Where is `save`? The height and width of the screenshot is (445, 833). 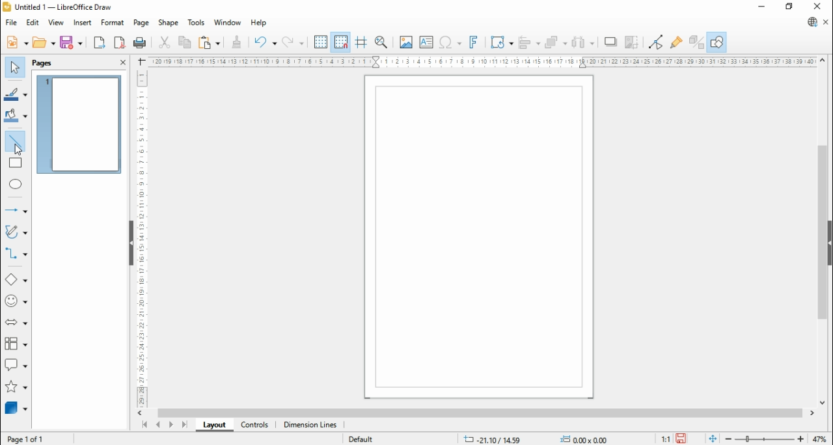
save is located at coordinates (72, 42).